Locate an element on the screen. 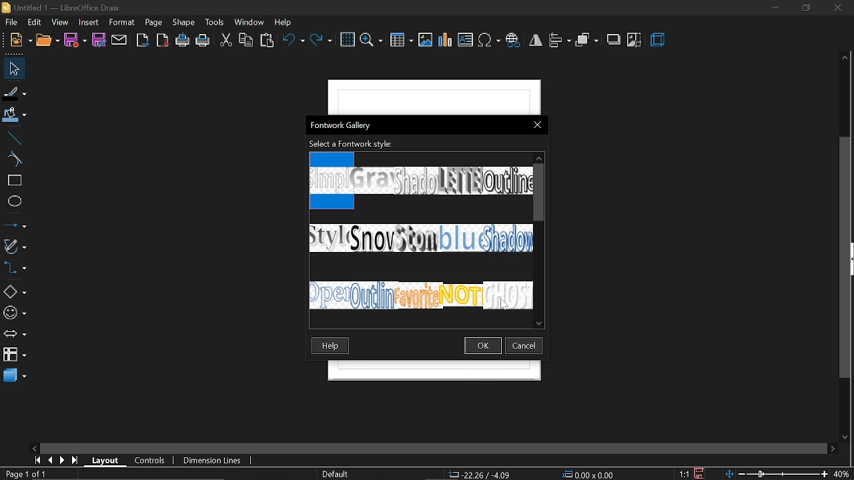 The width and height of the screenshot is (854, 480). zoom scale is located at coordinates (776, 474).